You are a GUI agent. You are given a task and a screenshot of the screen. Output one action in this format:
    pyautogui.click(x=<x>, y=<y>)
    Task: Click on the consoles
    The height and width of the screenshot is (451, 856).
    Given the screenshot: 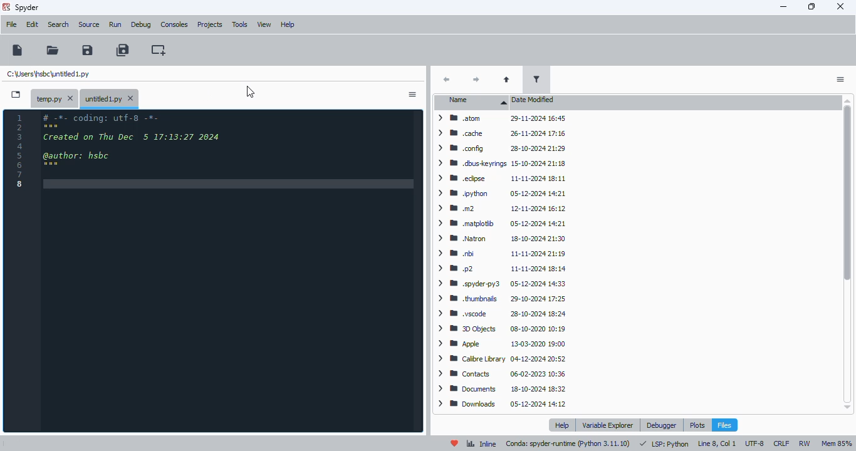 What is the action you would take?
    pyautogui.click(x=174, y=24)
    